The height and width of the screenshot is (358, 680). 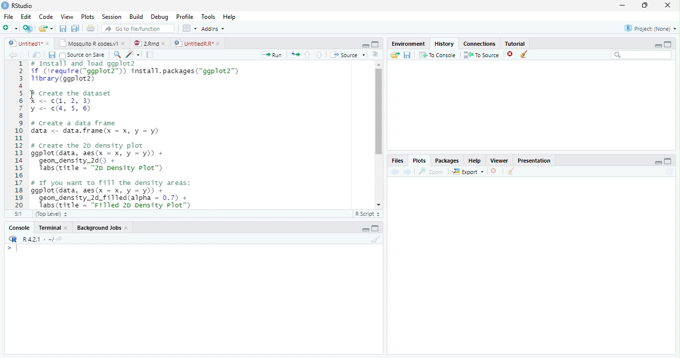 What do you see at coordinates (17, 6) in the screenshot?
I see `' RStudio` at bounding box center [17, 6].